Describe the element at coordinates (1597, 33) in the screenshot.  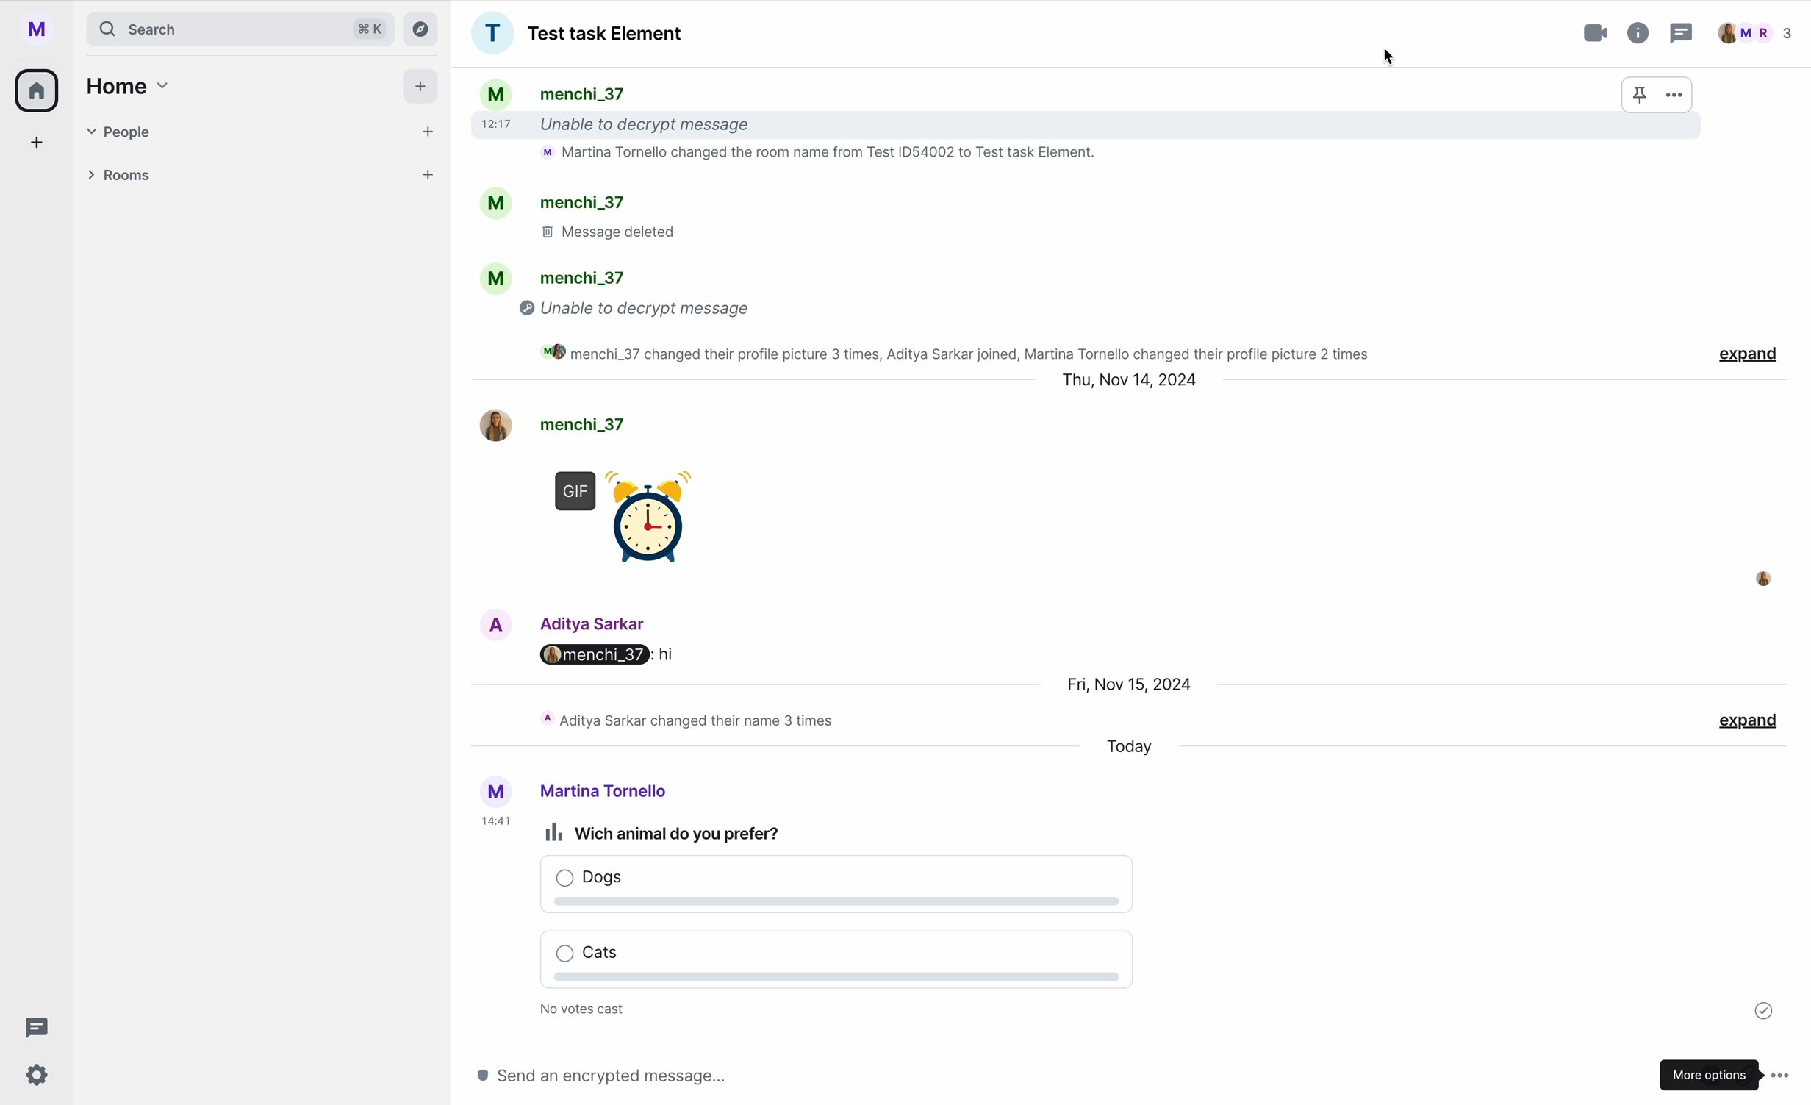
I see `video call` at that location.